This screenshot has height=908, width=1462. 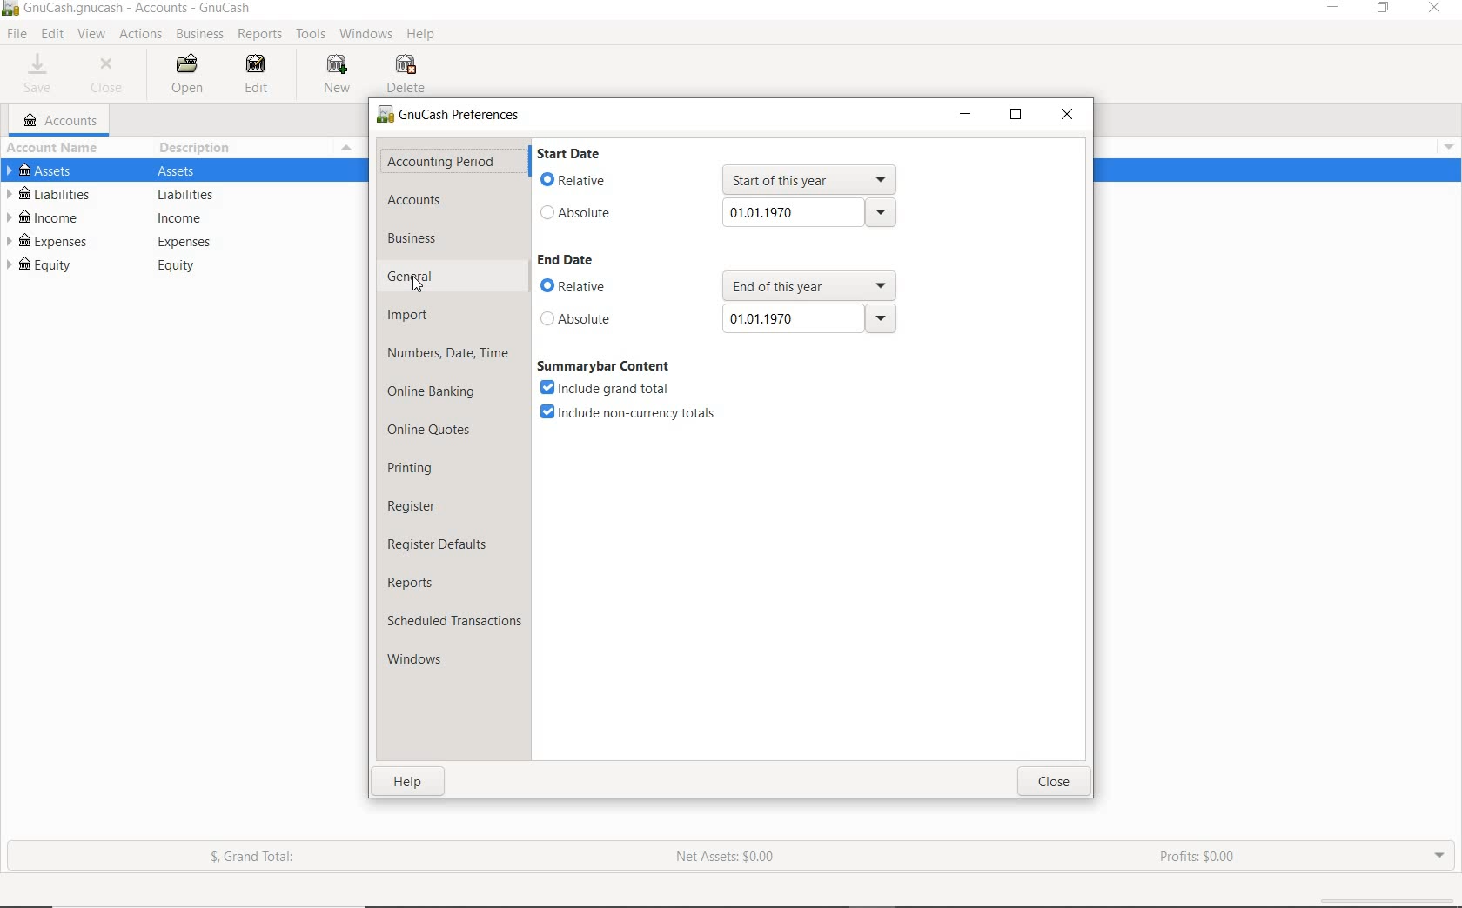 What do you see at coordinates (1335, 11) in the screenshot?
I see `MINIMIZE` at bounding box center [1335, 11].